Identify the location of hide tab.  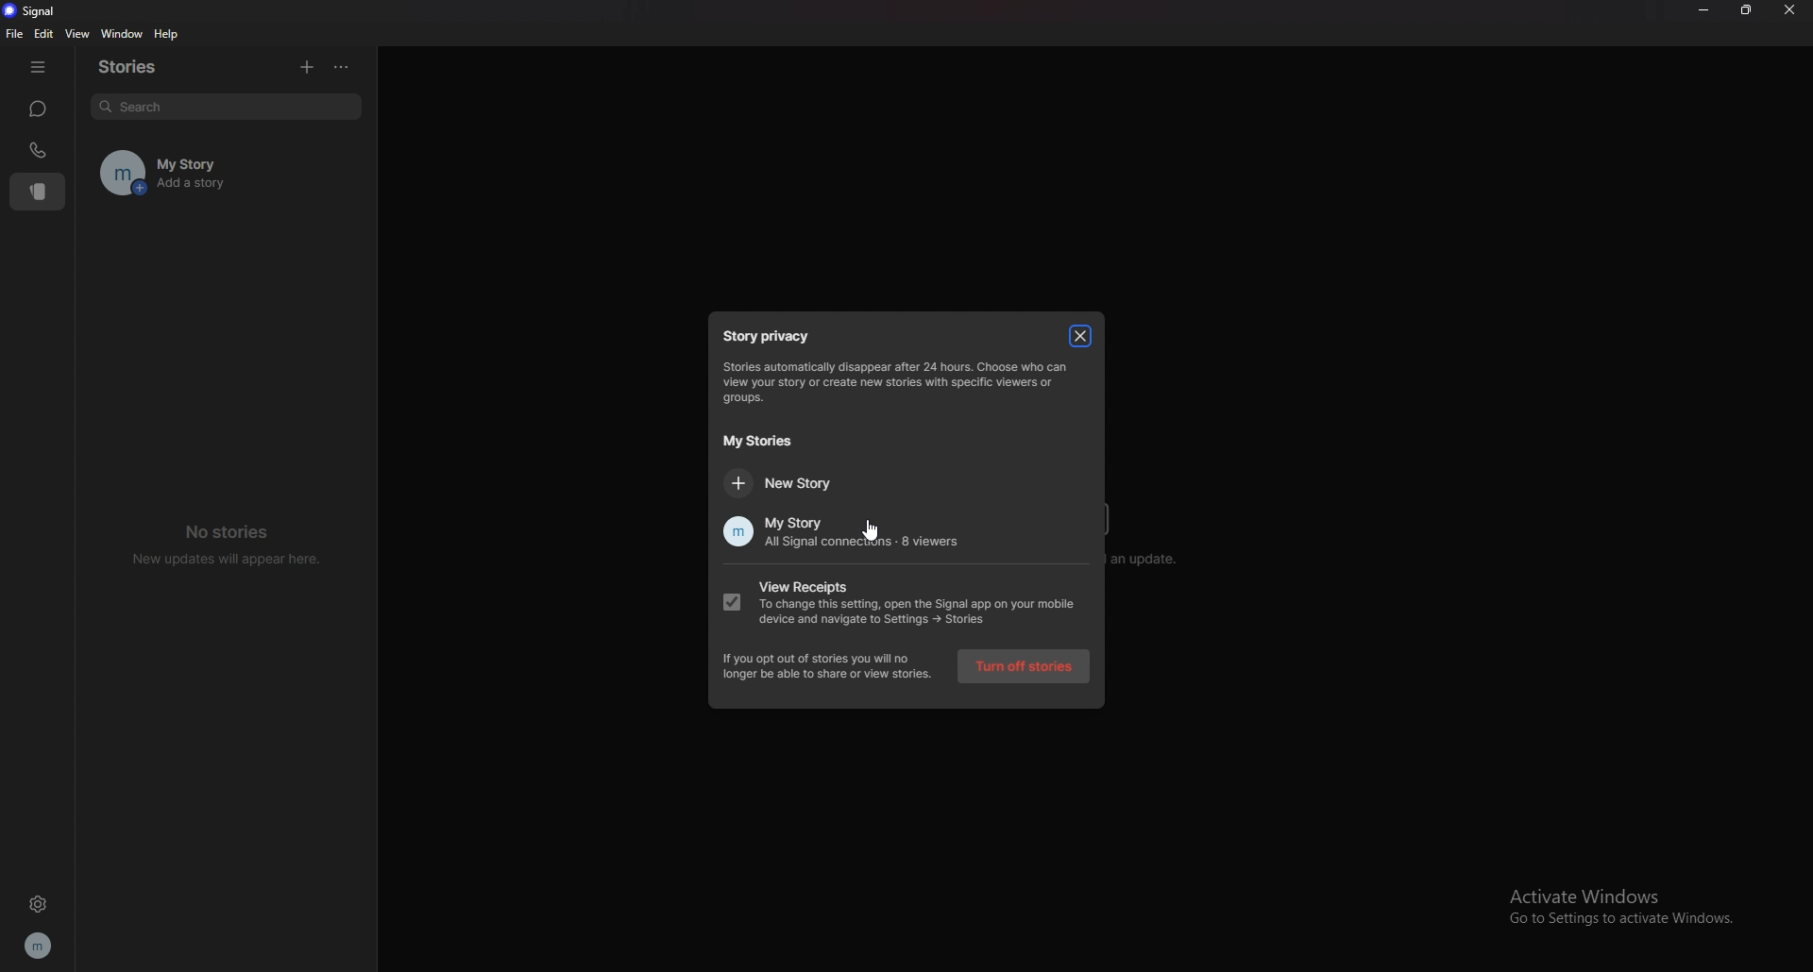
(38, 67).